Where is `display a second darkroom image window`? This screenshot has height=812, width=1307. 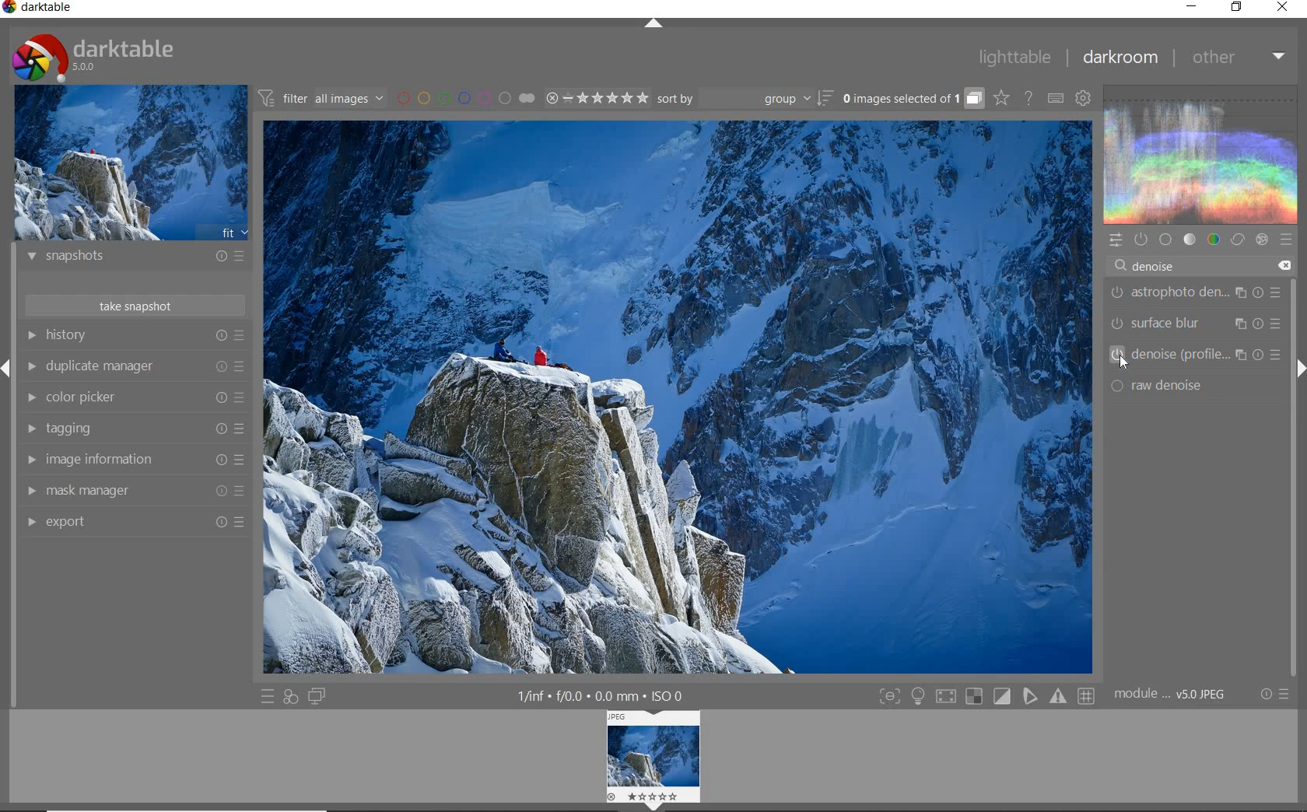
display a second darkroom image window is located at coordinates (317, 697).